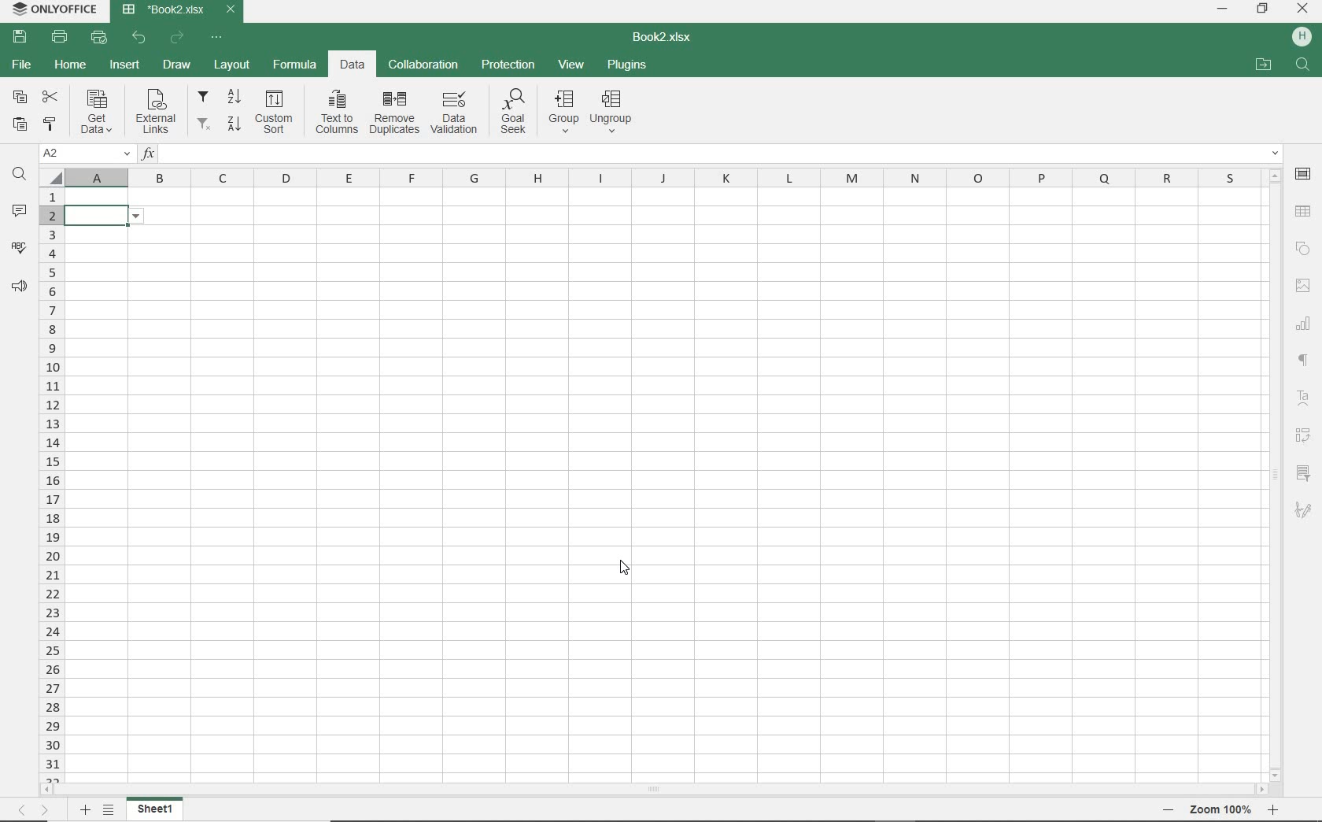 This screenshot has height=822, width=1322. What do you see at coordinates (237, 98) in the screenshot?
I see `sort ascending` at bounding box center [237, 98].